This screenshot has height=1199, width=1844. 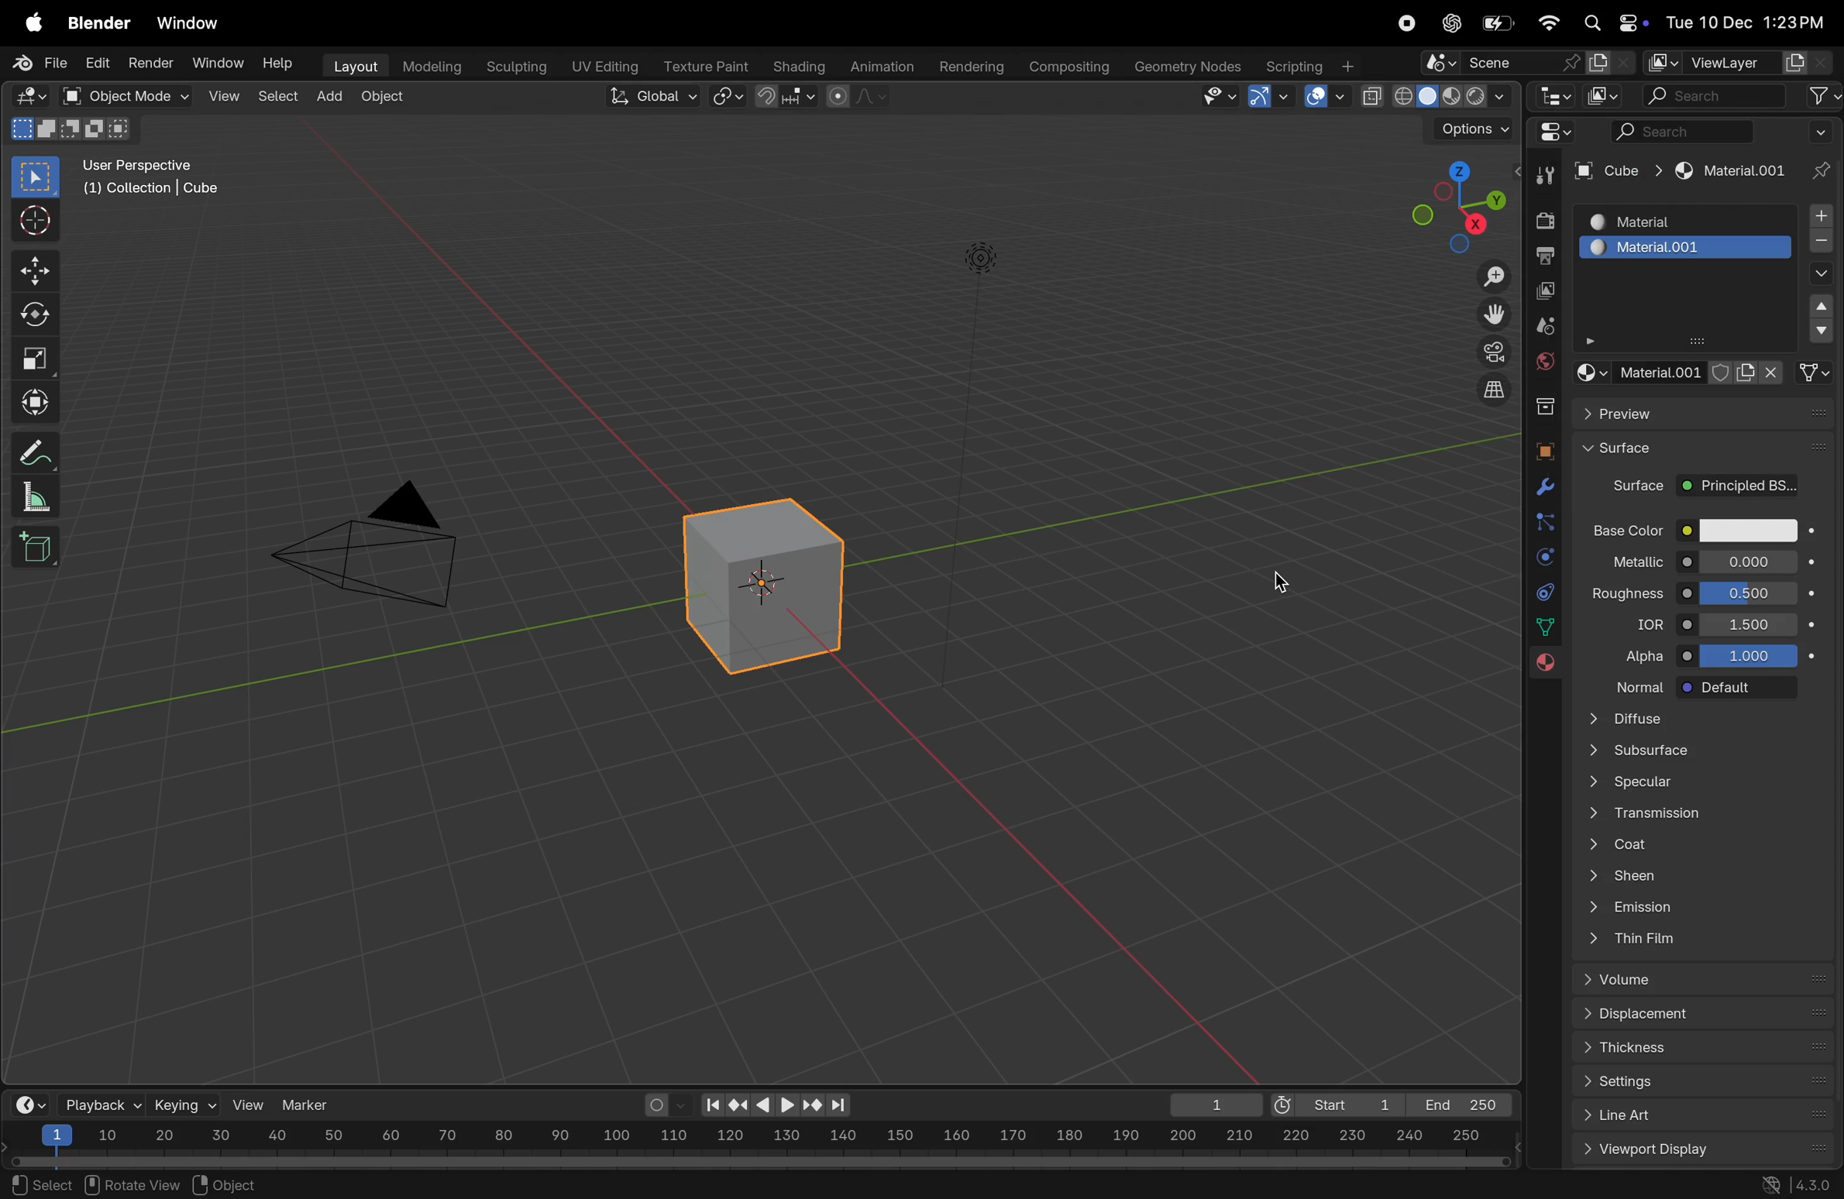 I want to click on editor type, so click(x=25, y=94).